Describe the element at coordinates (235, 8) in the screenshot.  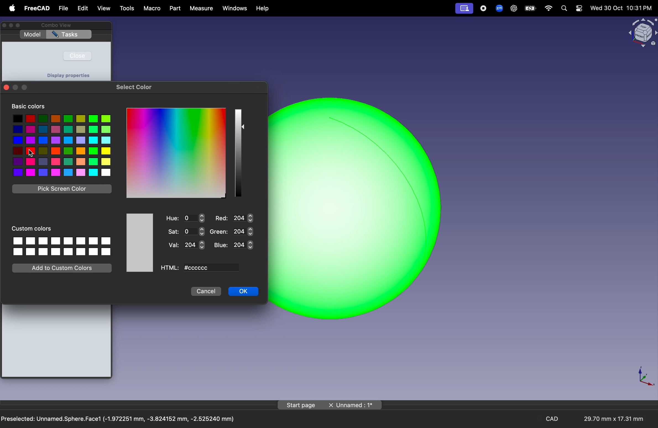
I see `windows` at that location.